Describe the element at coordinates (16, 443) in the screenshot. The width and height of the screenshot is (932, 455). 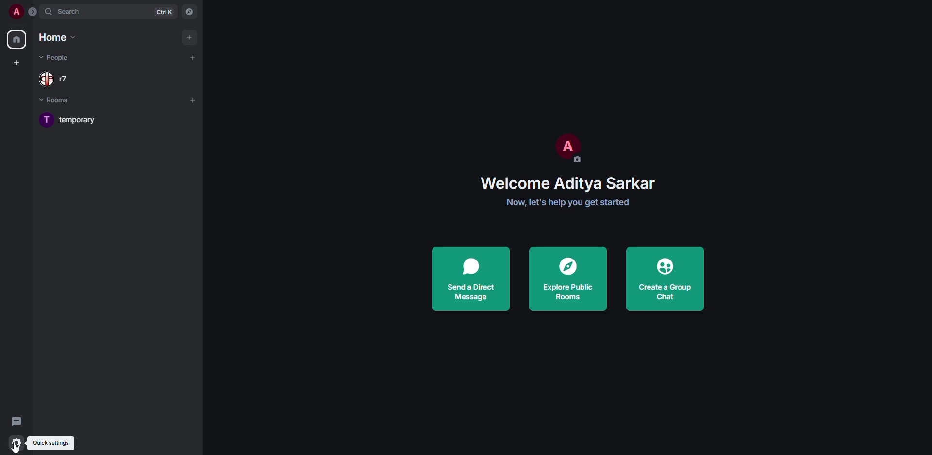
I see `quick settings` at that location.